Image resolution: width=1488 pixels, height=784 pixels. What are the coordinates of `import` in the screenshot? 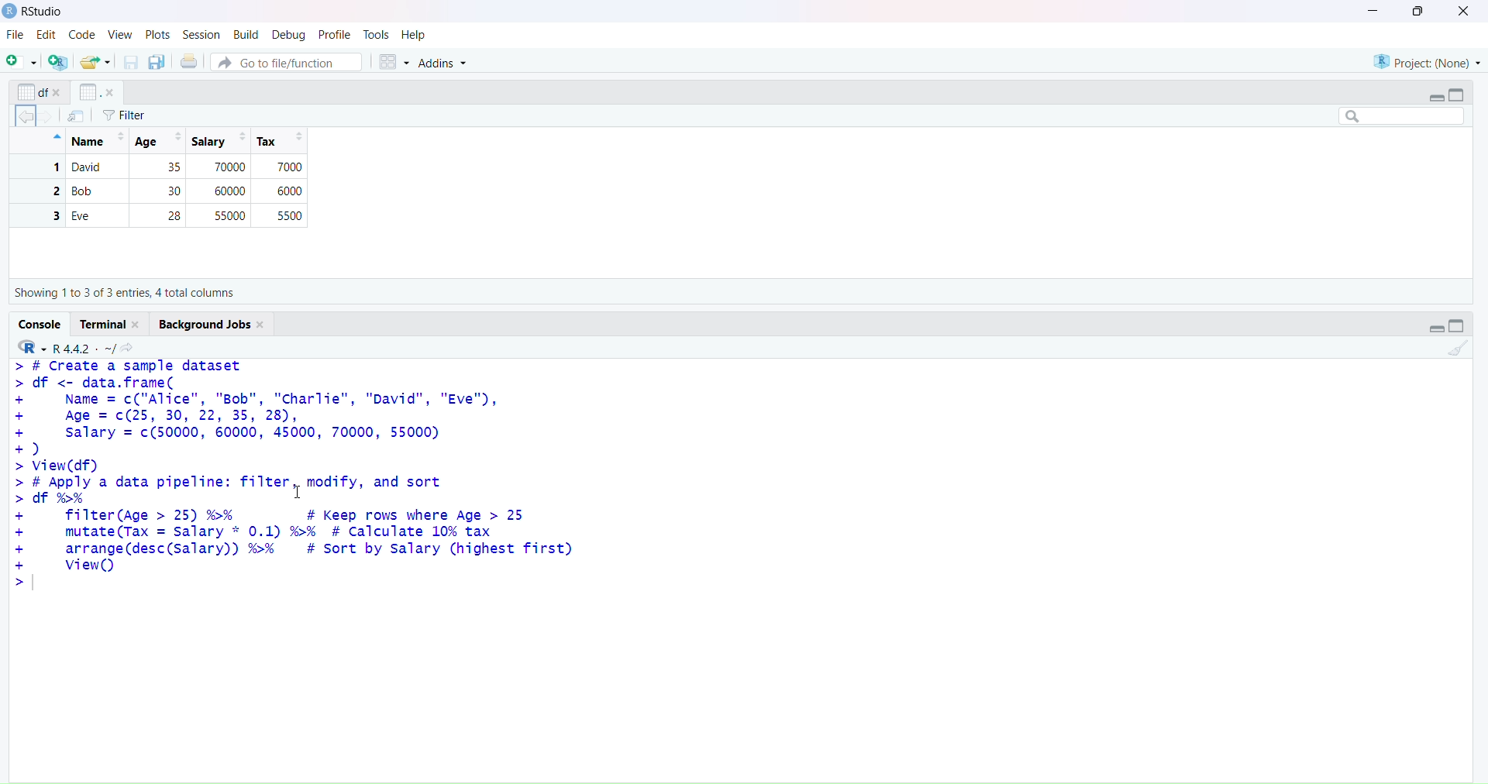 It's located at (77, 115).